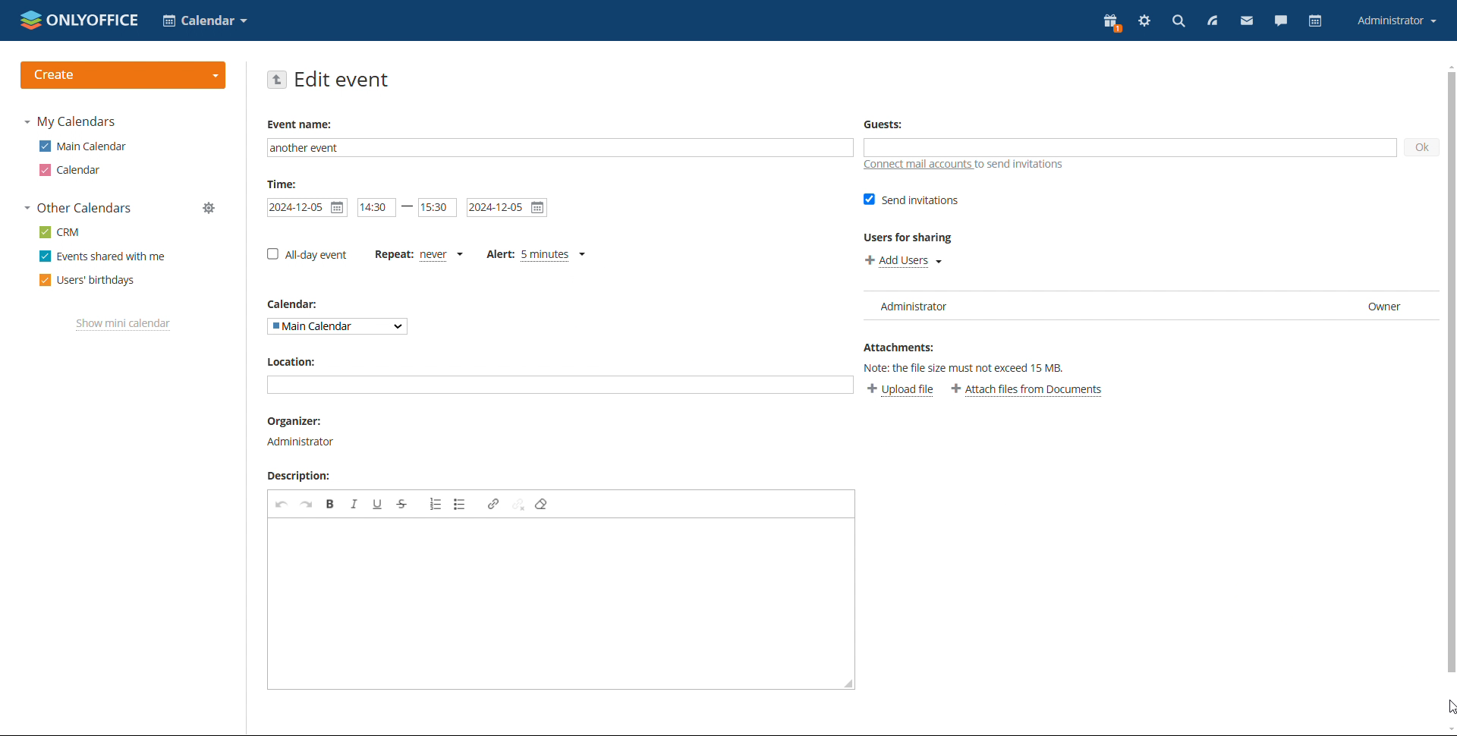 This screenshot has width=1457, height=736. Describe the element at coordinates (124, 324) in the screenshot. I see `show mini calendar` at that location.